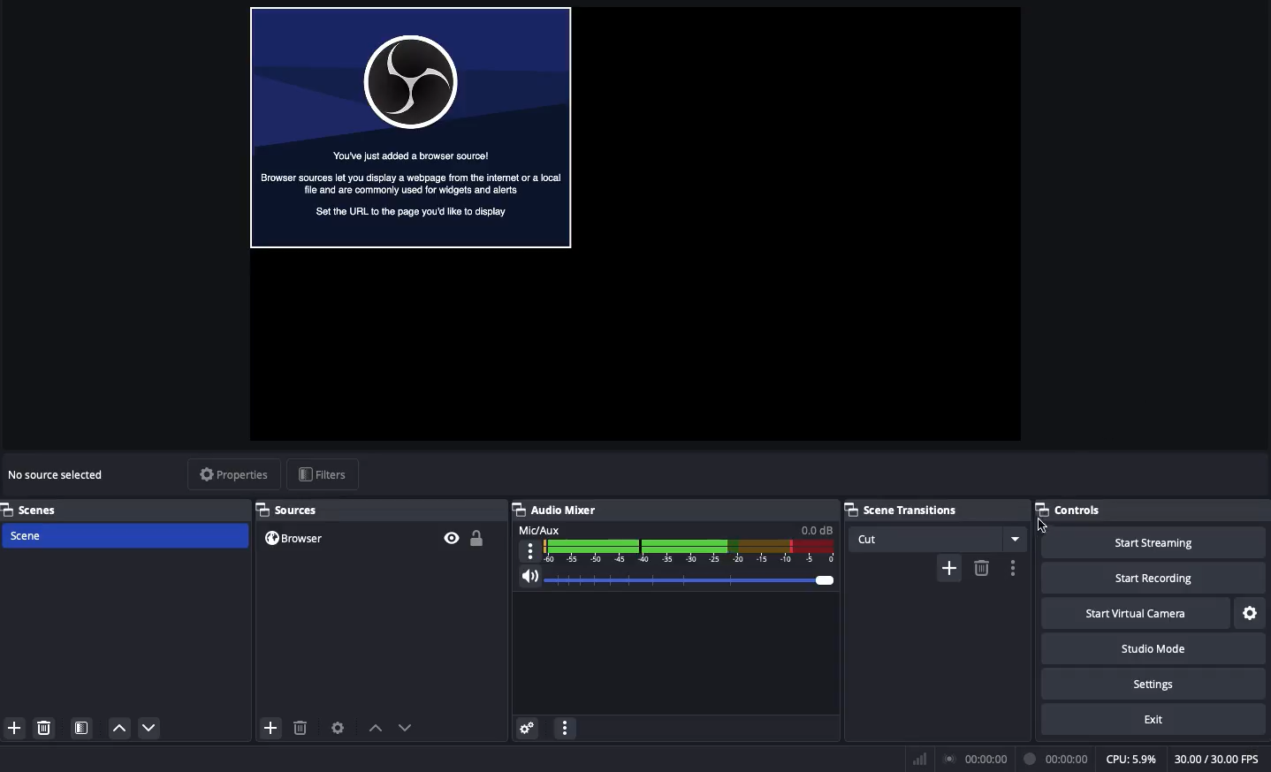 The image size is (1271, 772). Describe the element at coordinates (1149, 541) in the screenshot. I see `Start streaming` at that location.